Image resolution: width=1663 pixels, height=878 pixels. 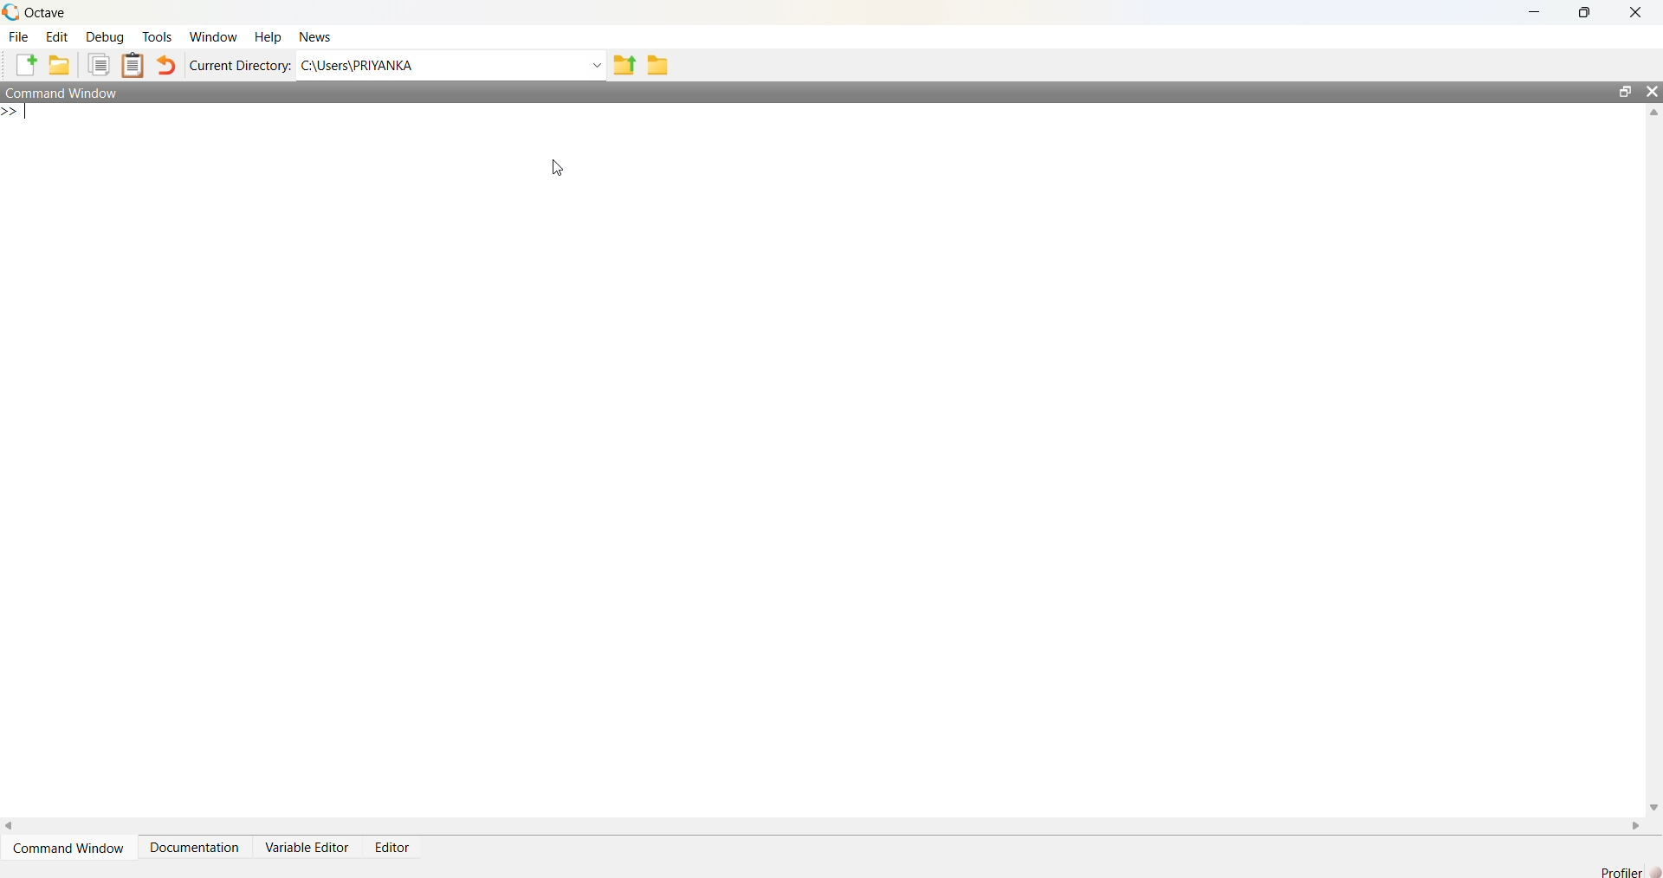 What do you see at coordinates (1620, 91) in the screenshot?
I see `Maximize/Restore` at bounding box center [1620, 91].